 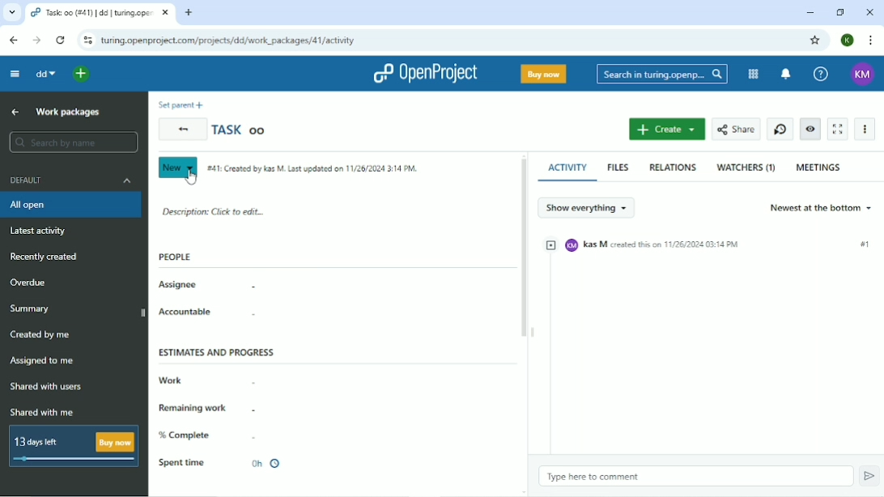 What do you see at coordinates (14, 74) in the screenshot?
I see `Collapse project menu` at bounding box center [14, 74].